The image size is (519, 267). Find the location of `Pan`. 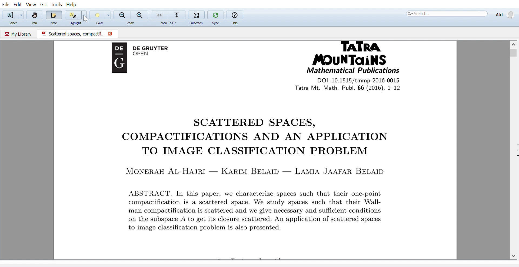

Pan is located at coordinates (35, 24).